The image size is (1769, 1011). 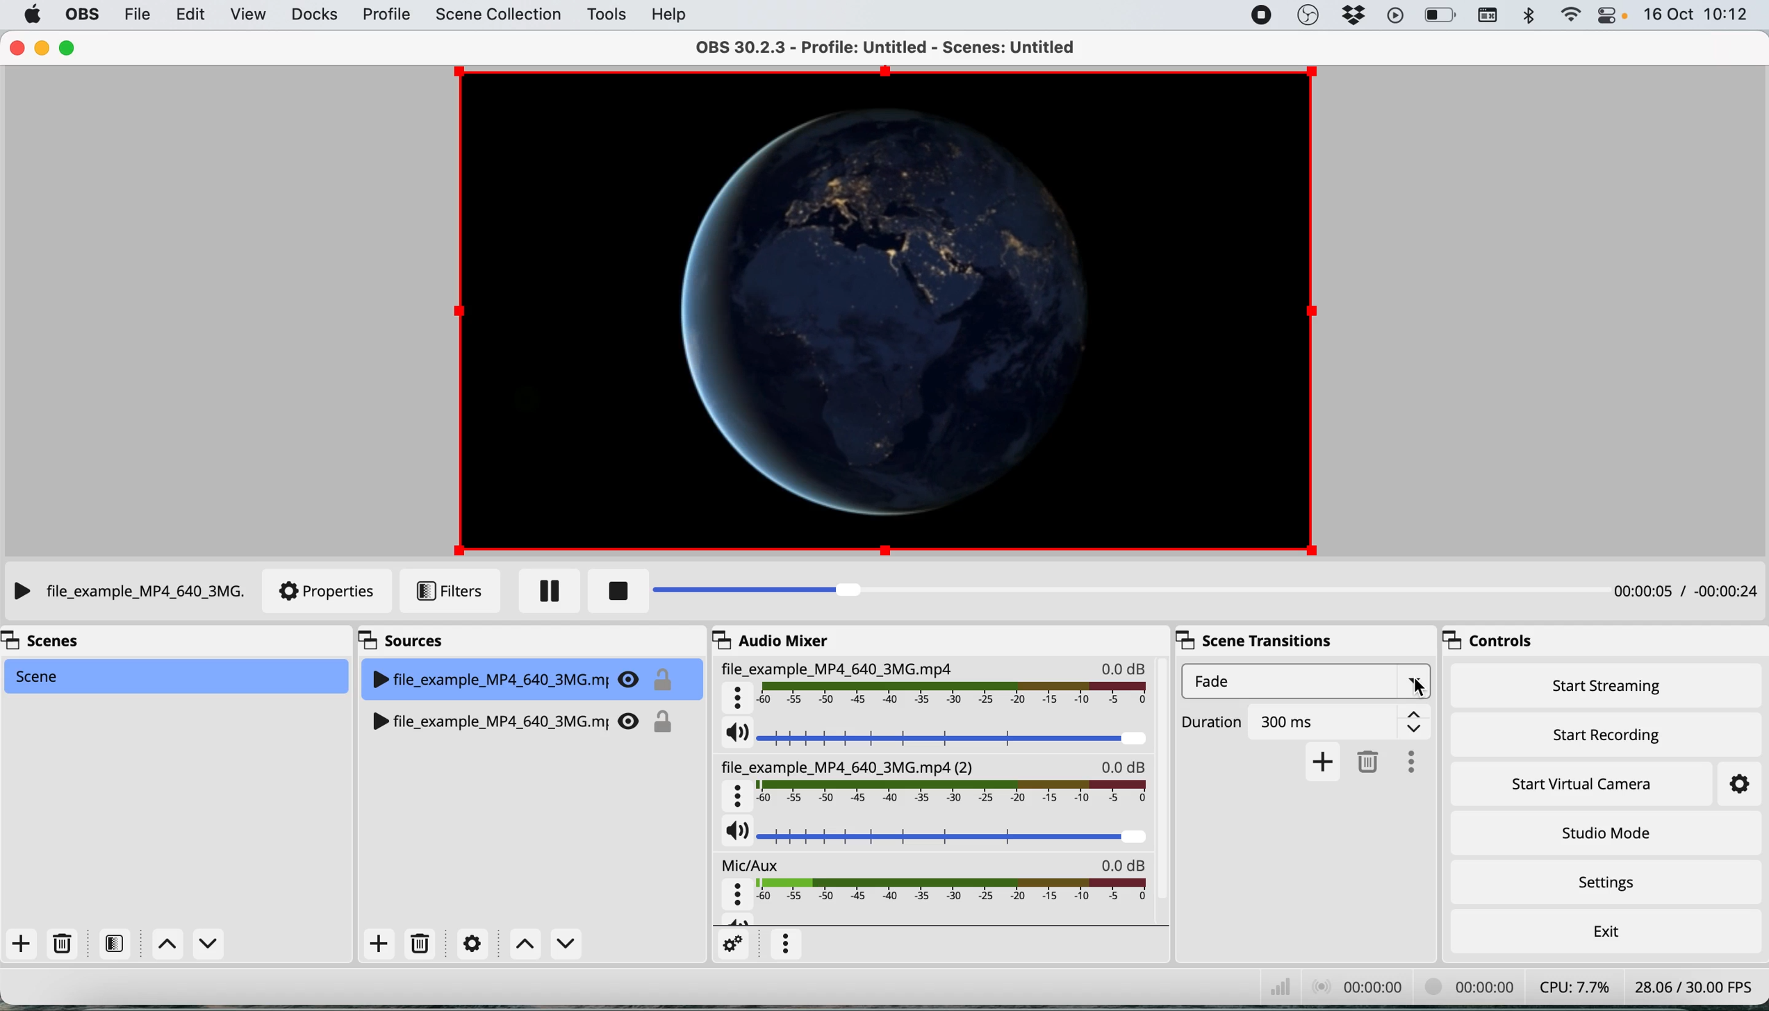 What do you see at coordinates (16, 49) in the screenshot?
I see `close` at bounding box center [16, 49].